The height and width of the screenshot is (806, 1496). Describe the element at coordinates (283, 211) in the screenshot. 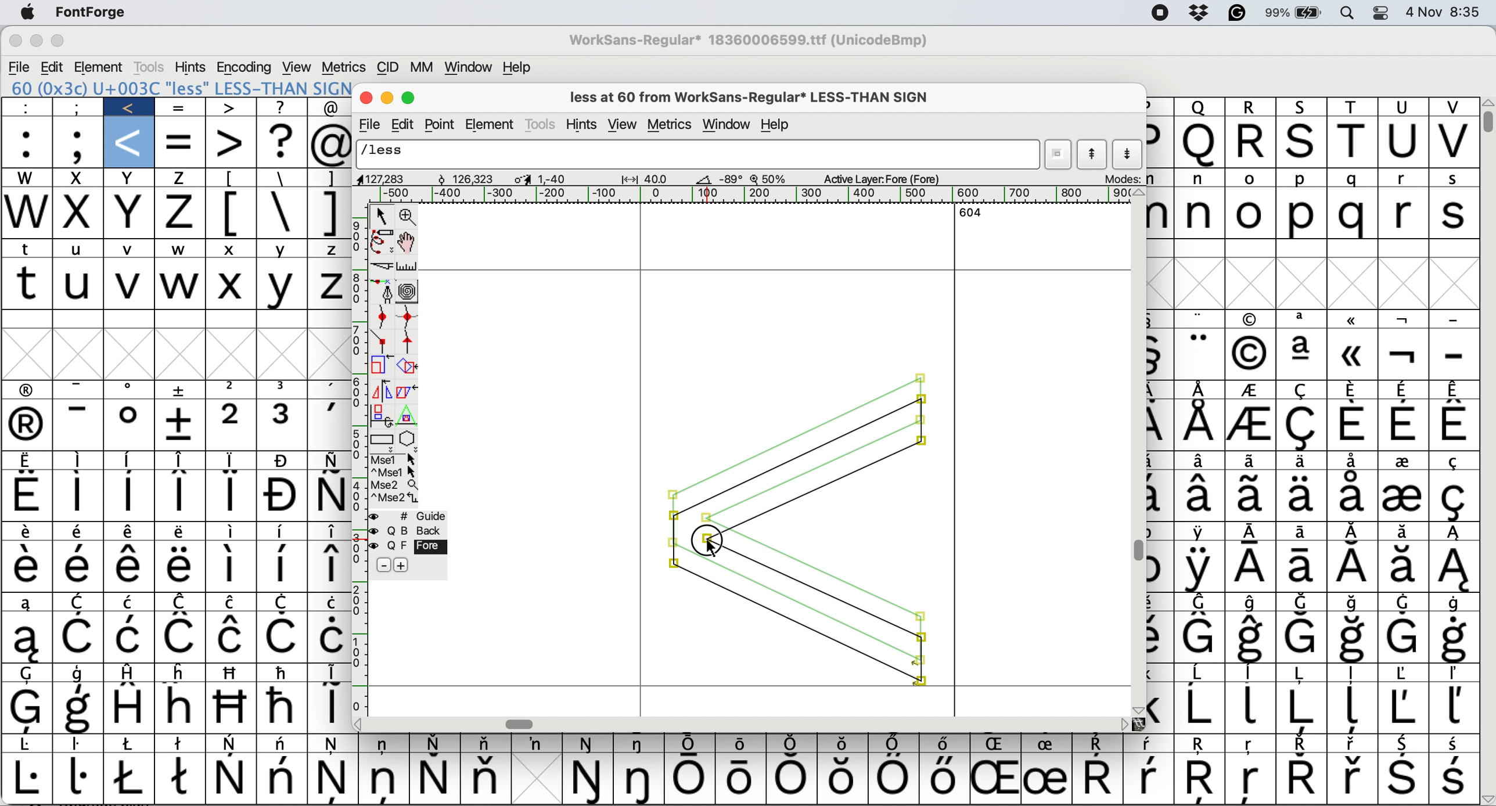

I see `\` at that location.